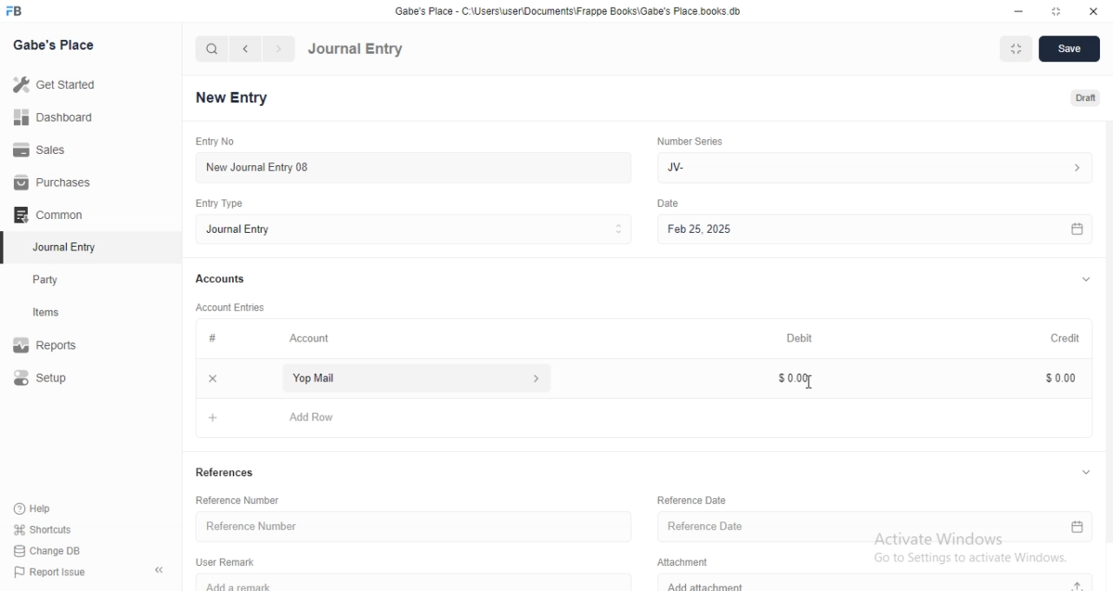  What do you see at coordinates (668, 203) in the screenshot?
I see `` at bounding box center [668, 203].